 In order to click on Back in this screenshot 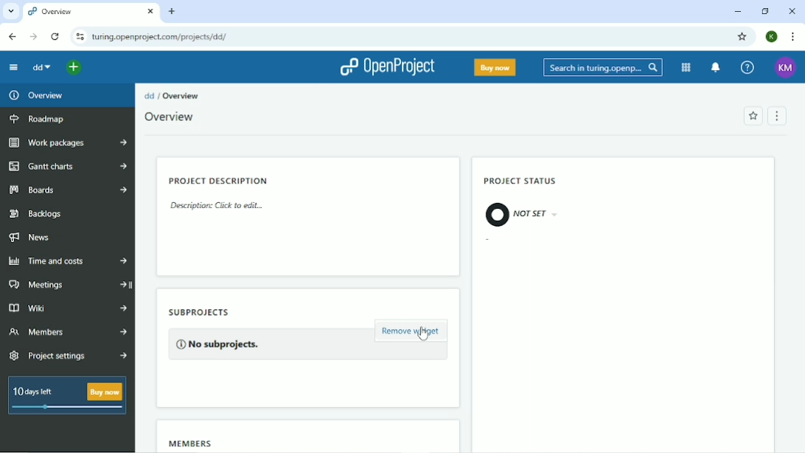, I will do `click(12, 37)`.